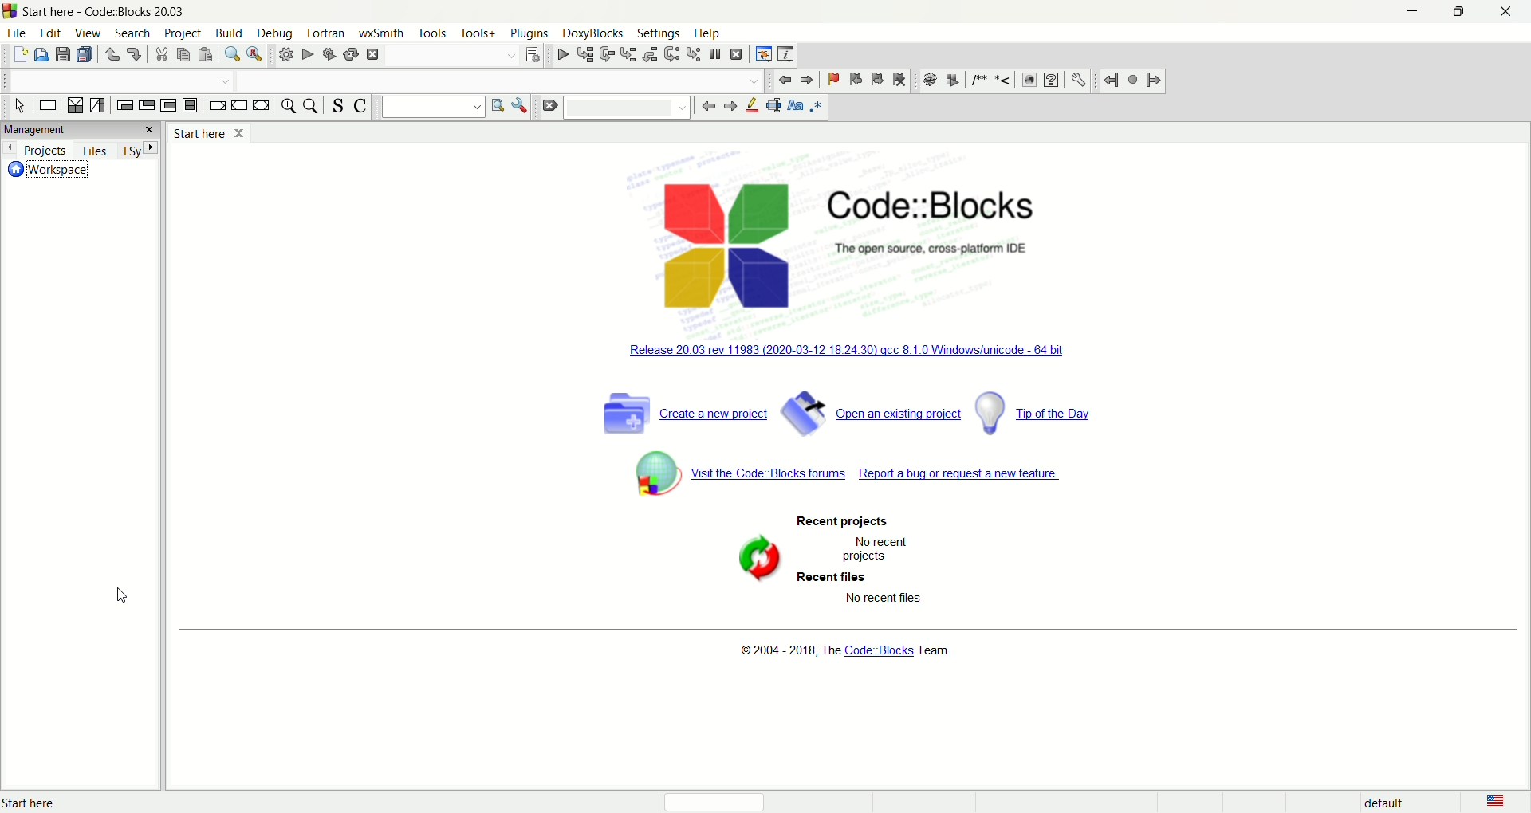 The width and height of the screenshot is (1531, 813). What do you see at coordinates (287, 106) in the screenshot?
I see `zoom in` at bounding box center [287, 106].